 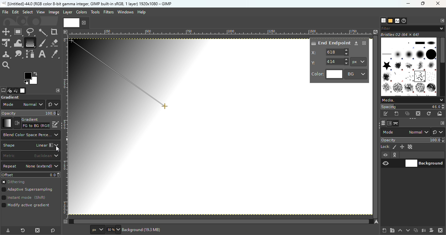 I want to click on Matric to the use for the distance calculation, so click(x=30, y=156).